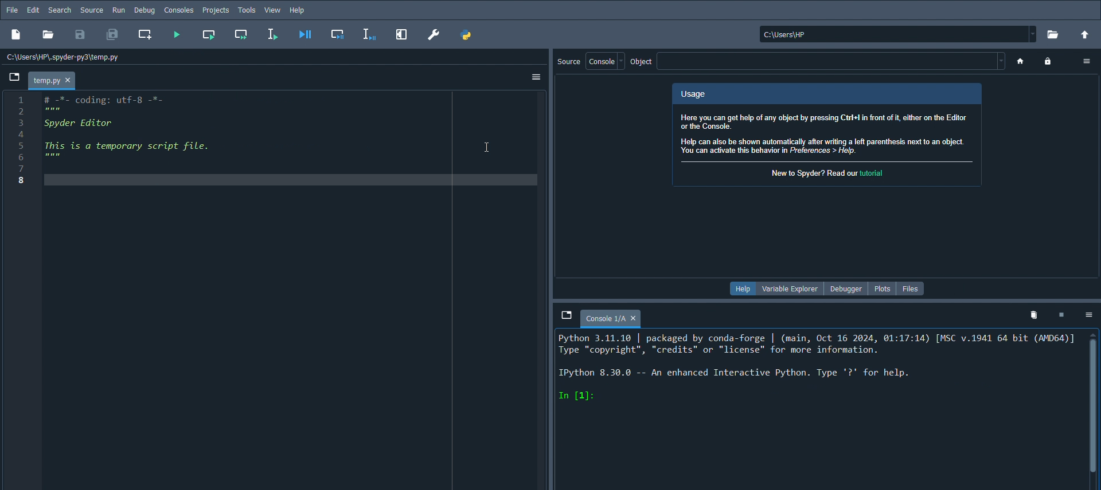  What do you see at coordinates (1095, 399) in the screenshot?
I see `scrollbar` at bounding box center [1095, 399].